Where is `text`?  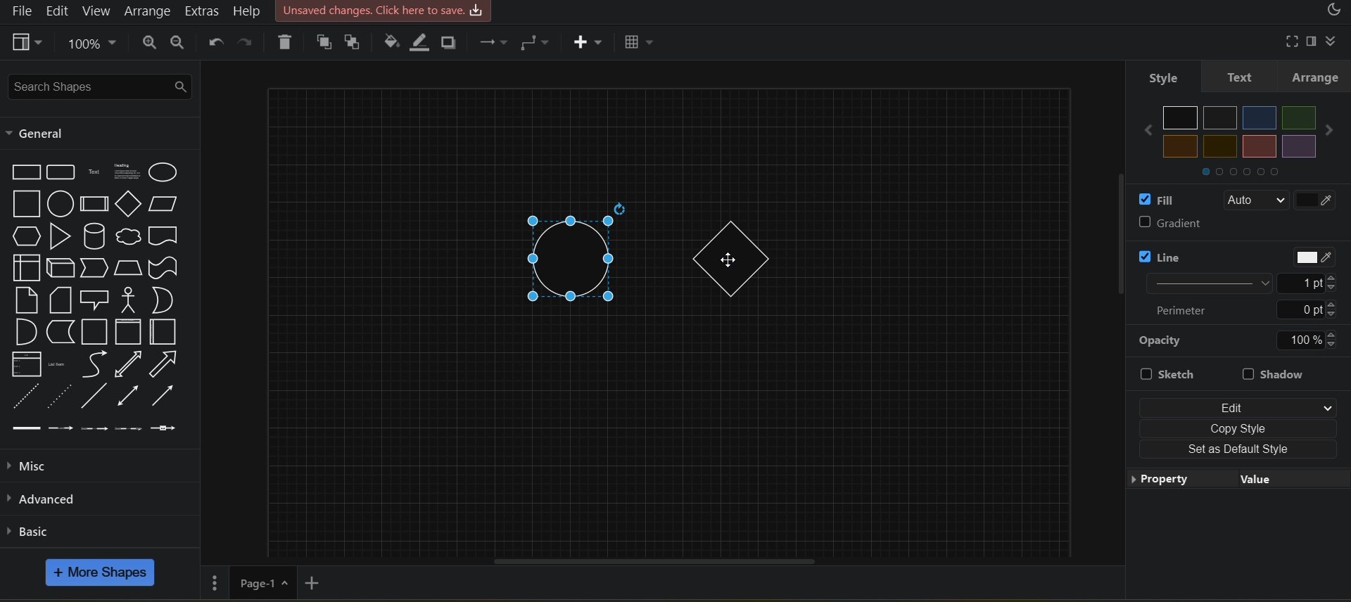
text is located at coordinates (1235, 76).